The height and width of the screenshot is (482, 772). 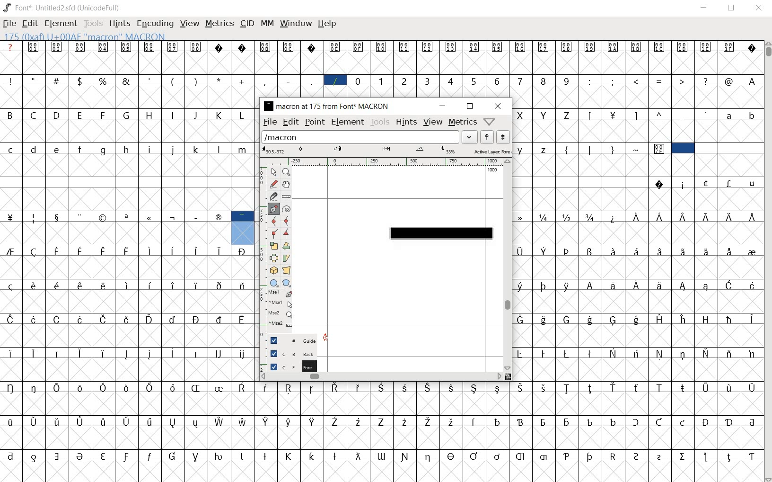 I want to click on Symbol, so click(x=706, y=457).